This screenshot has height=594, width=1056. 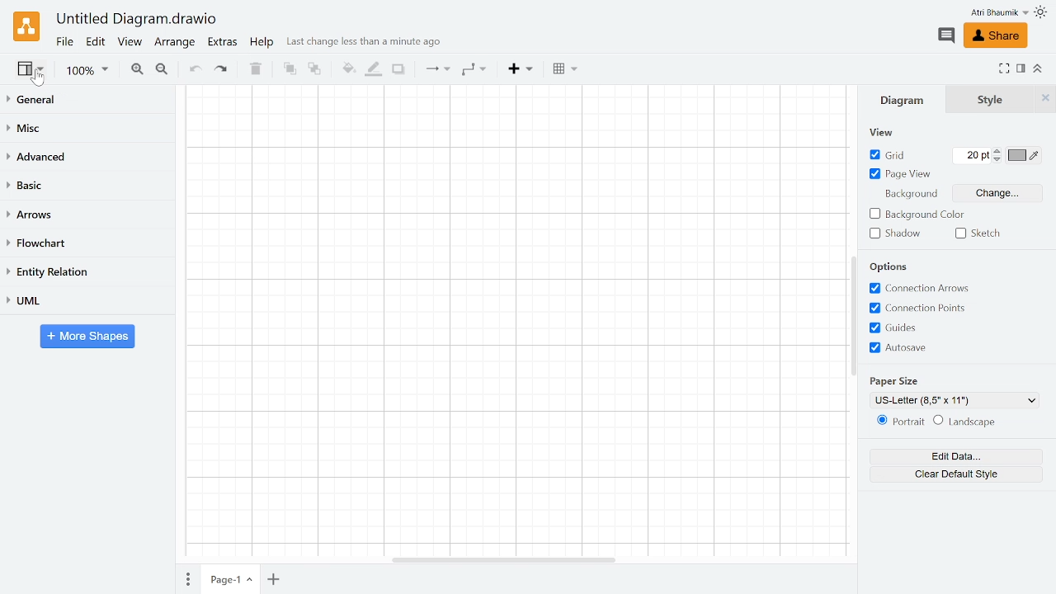 What do you see at coordinates (138, 20) in the screenshot?
I see `Current window` at bounding box center [138, 20].